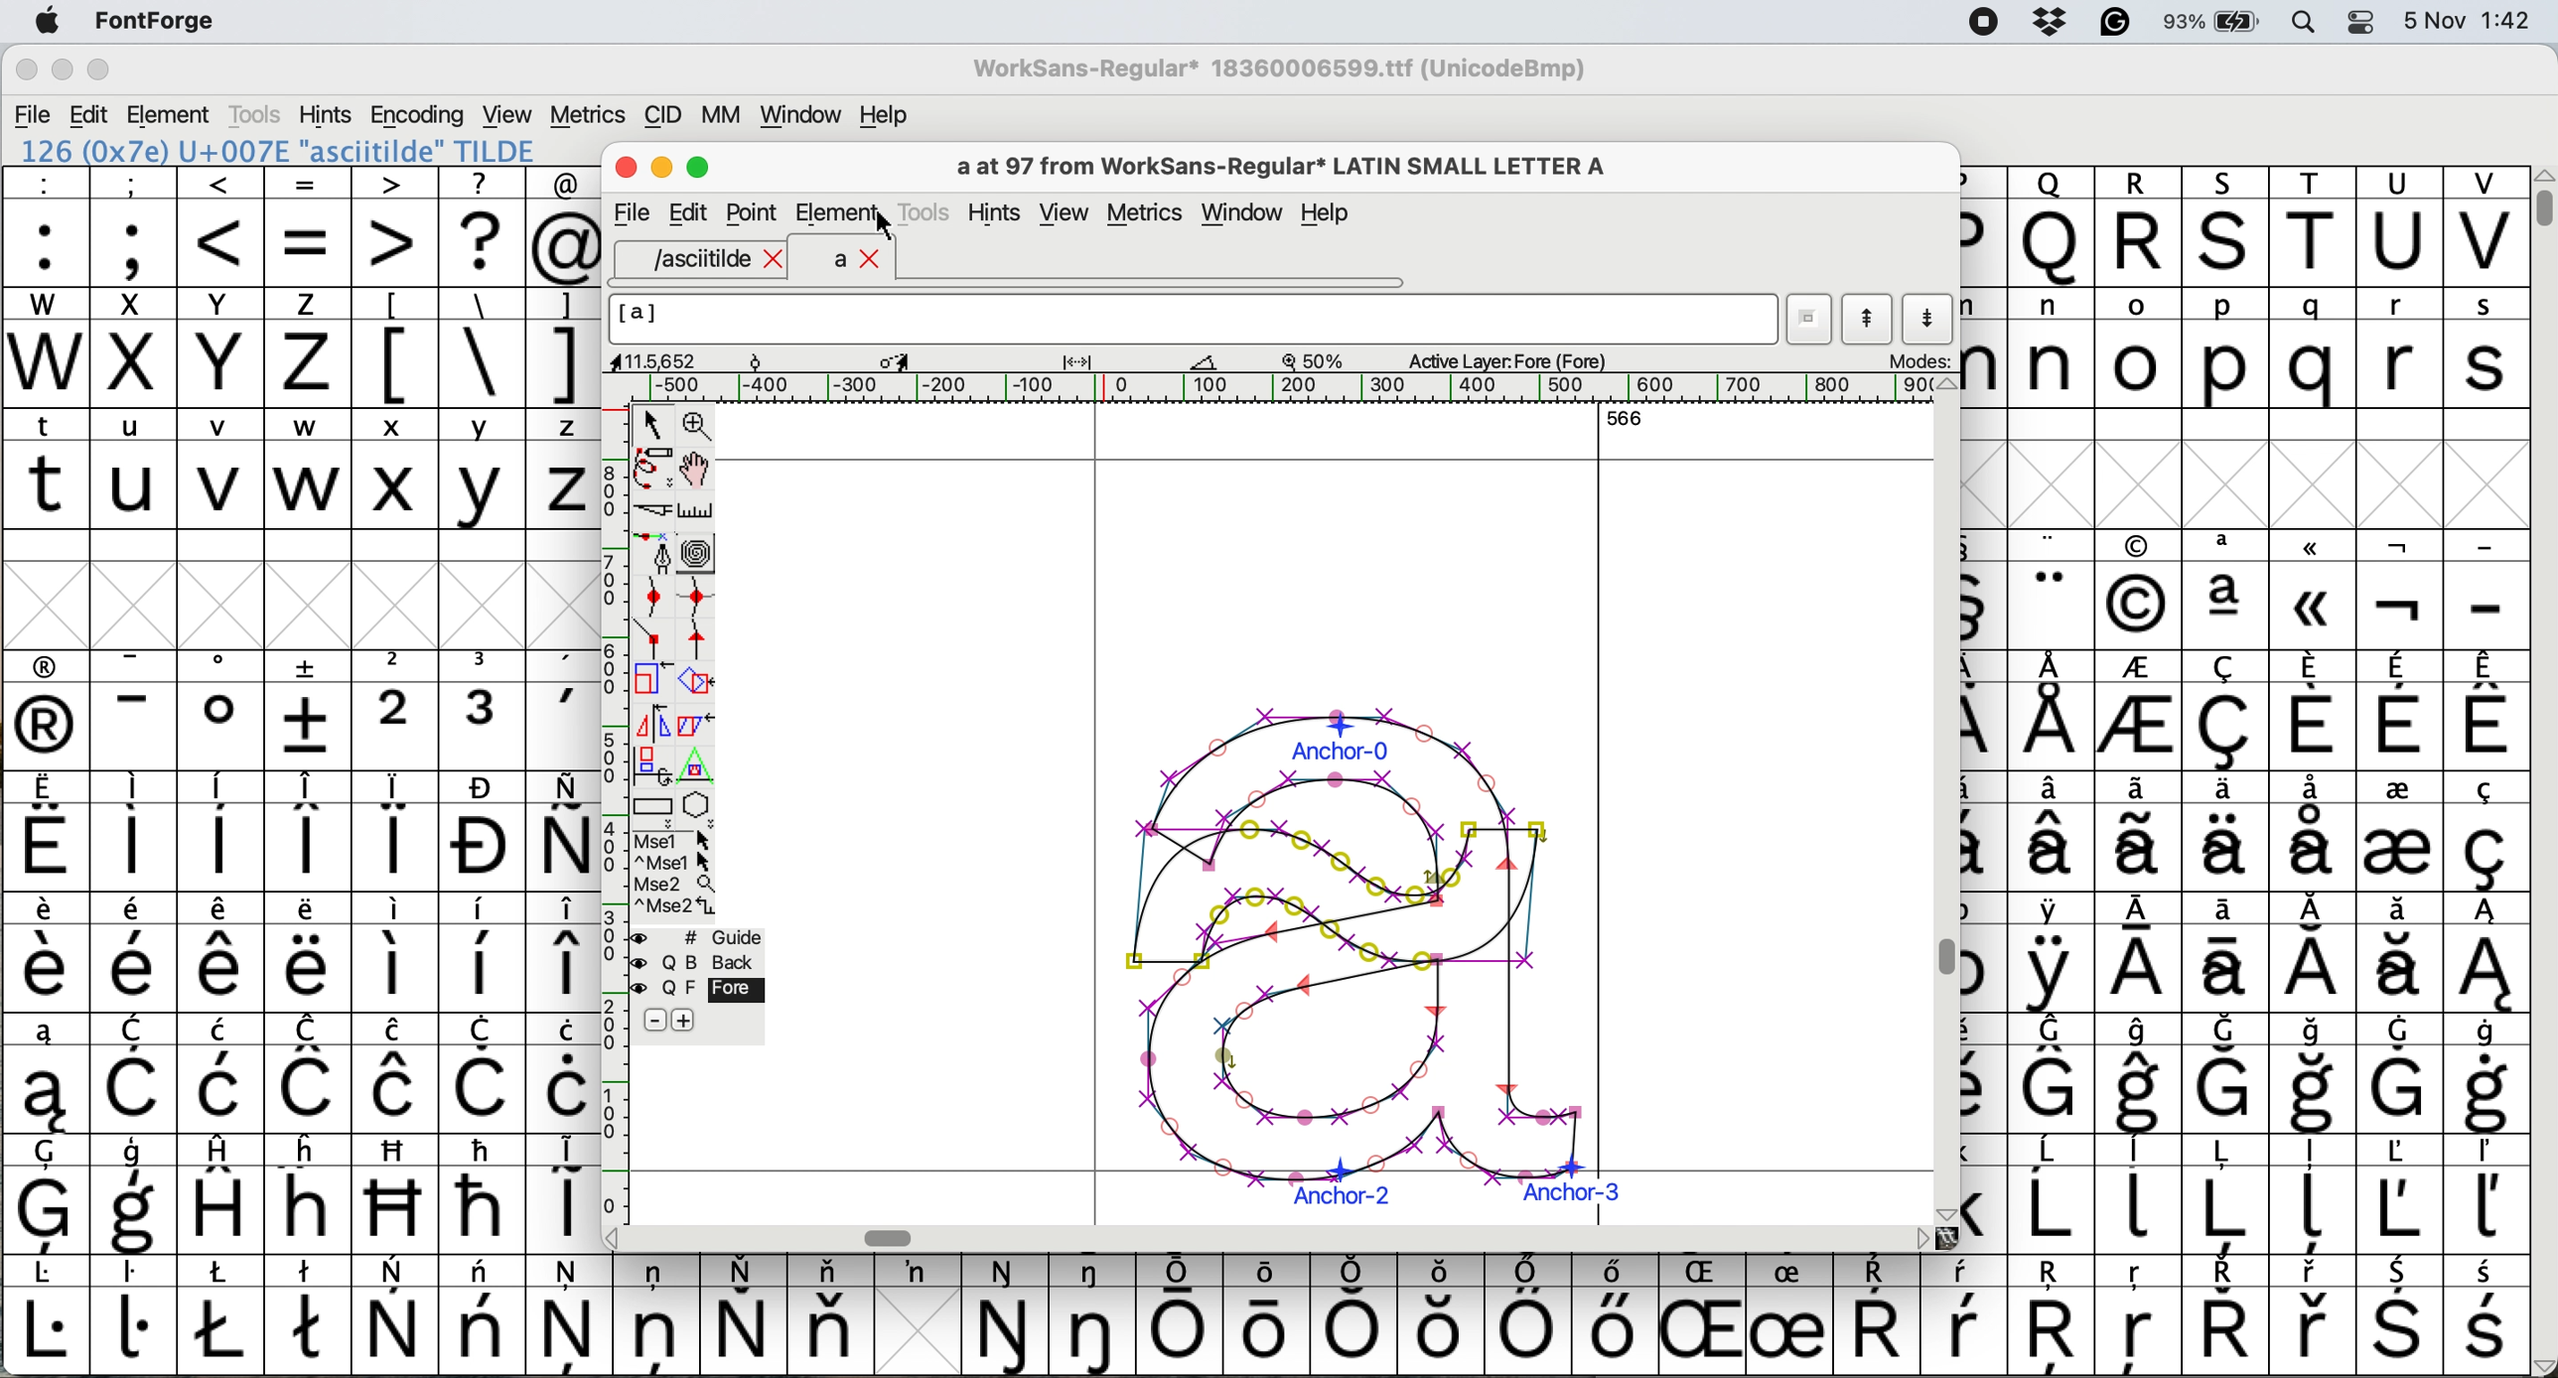  What do you see at coordinates (699, 990) in the screenshot?
I see `fore` at bounding box center [699, 990].